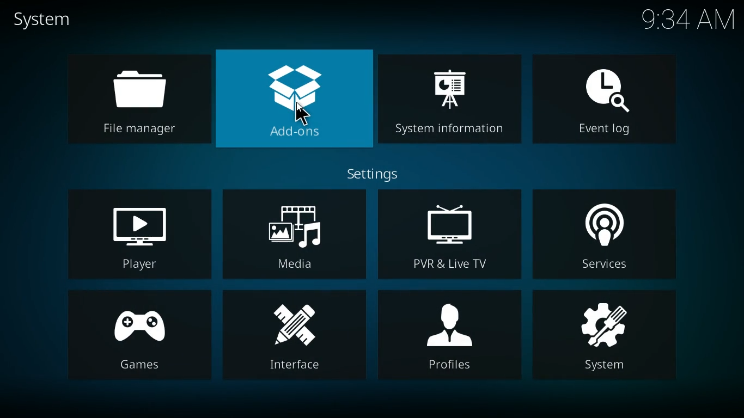  What do you see at coordinates (450, 335) in the screenshot?
I see `profiles` at bounding box center [450, 335].